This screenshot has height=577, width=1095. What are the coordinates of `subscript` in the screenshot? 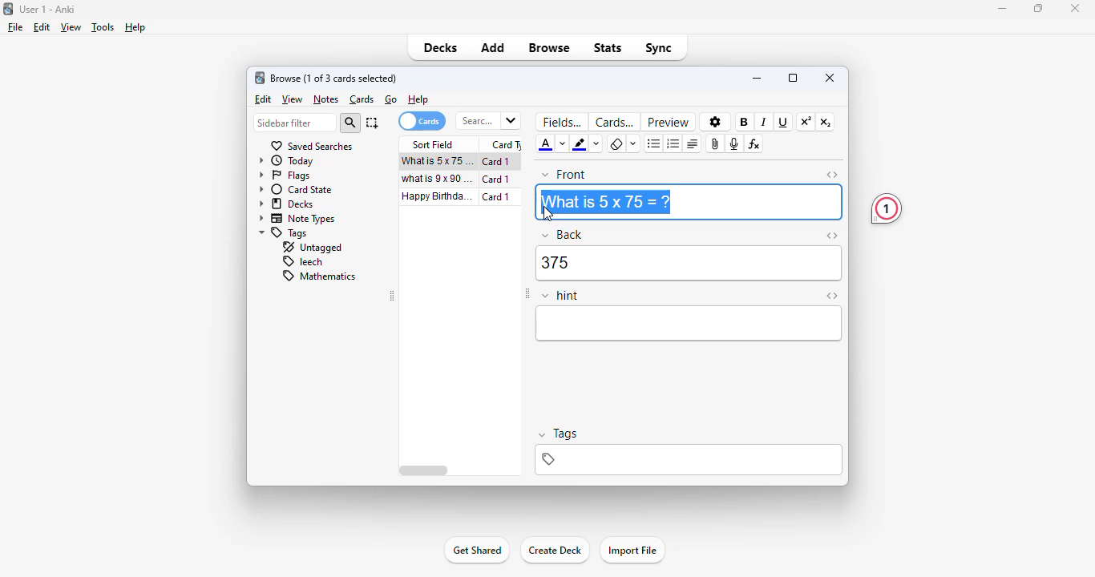 It's located at (826, 123).